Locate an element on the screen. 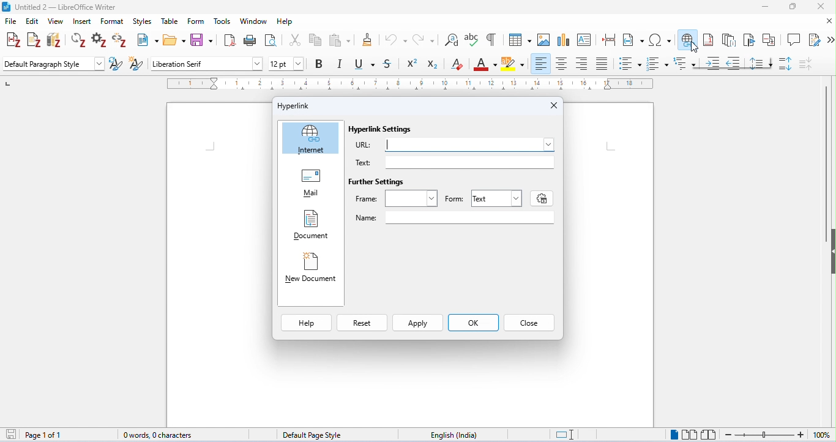 Image resolution: width=836 pixels, height=442 pixels. language is located at coordinates (455, 435).